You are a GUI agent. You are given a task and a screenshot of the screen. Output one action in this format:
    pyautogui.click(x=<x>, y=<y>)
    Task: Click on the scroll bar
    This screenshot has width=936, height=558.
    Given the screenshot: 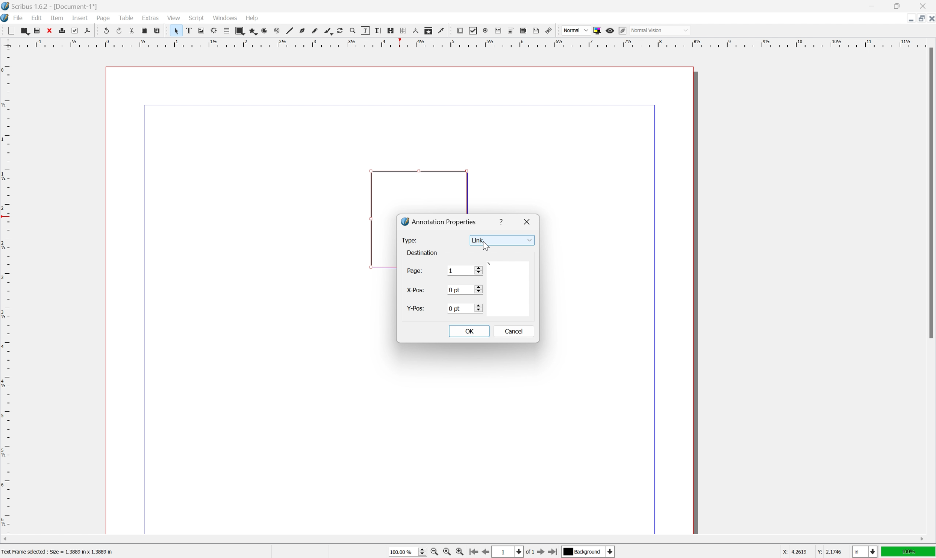 What is the action you would take?
    pyautogui.click(x=464, y=540)
    